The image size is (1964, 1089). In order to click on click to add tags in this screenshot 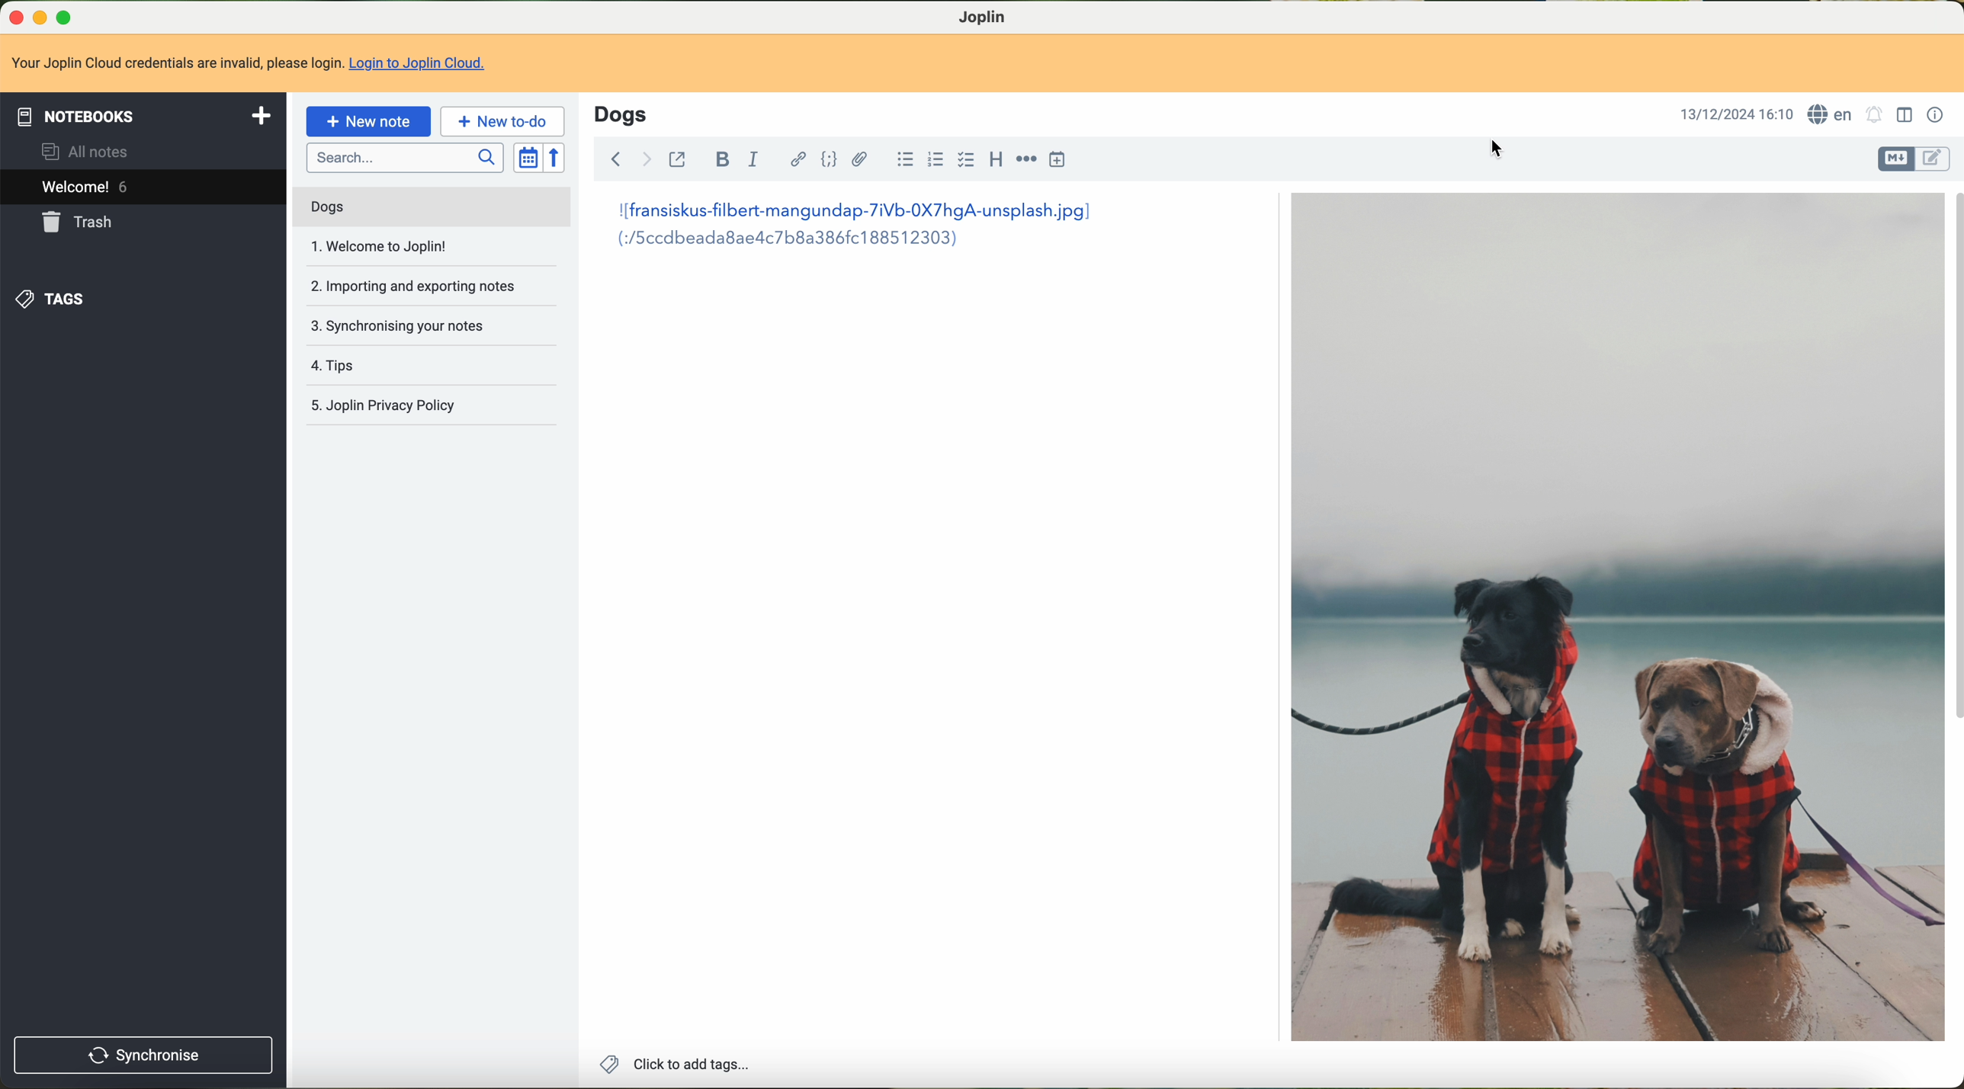, I will do `click(672, 1063)`.